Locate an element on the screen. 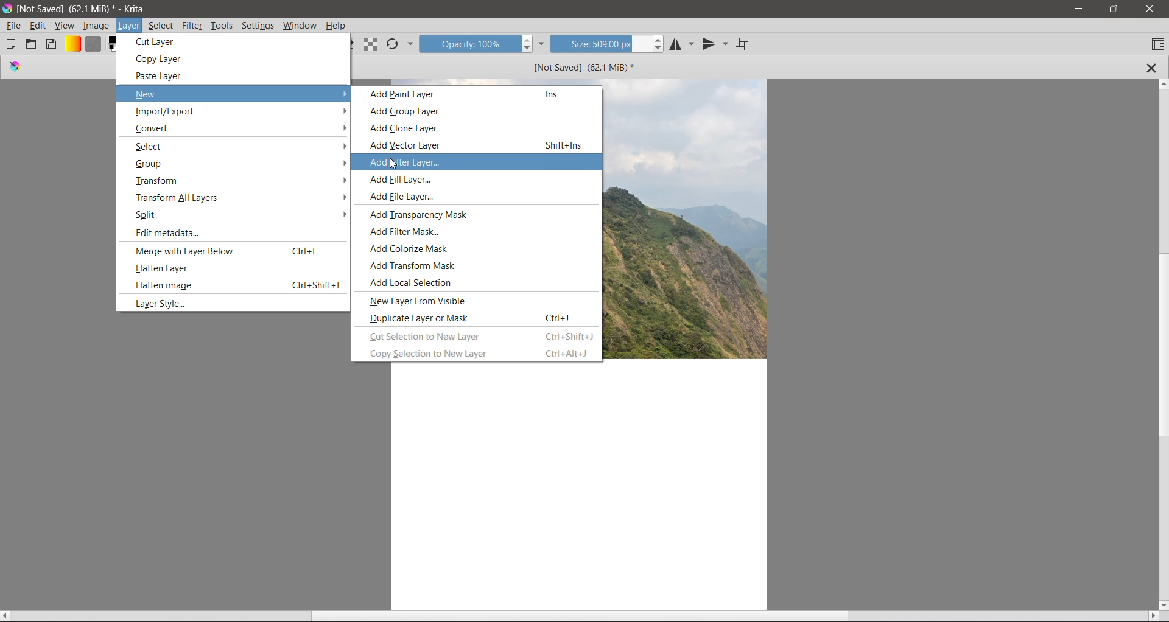 This screenshot has height=622, width=1169. Paste Layer is located at coordinates (161, 76).